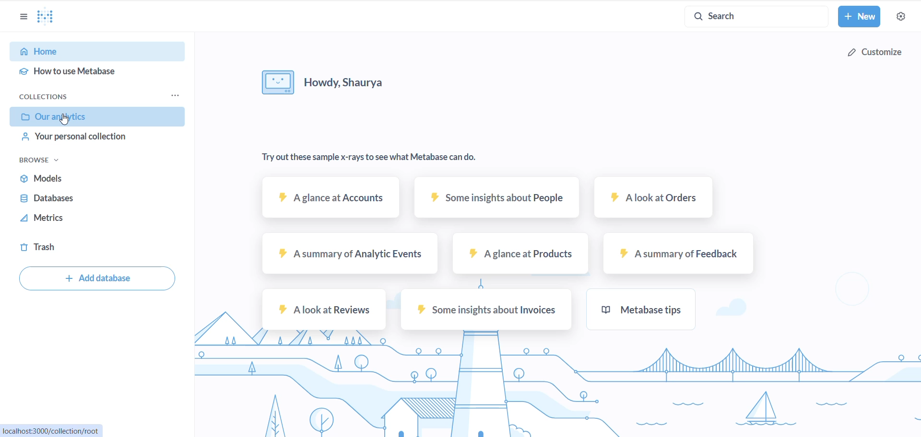 The width and height of the screenshot is (921, 437). I want to click on setting, so click(902, 18).